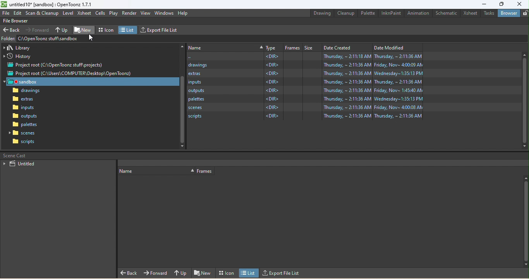 The image size is (529, 279). What do you see at coordinates (345, 14) in the screenshot?
I see `Cleanup` at bounding box center [345, 14].